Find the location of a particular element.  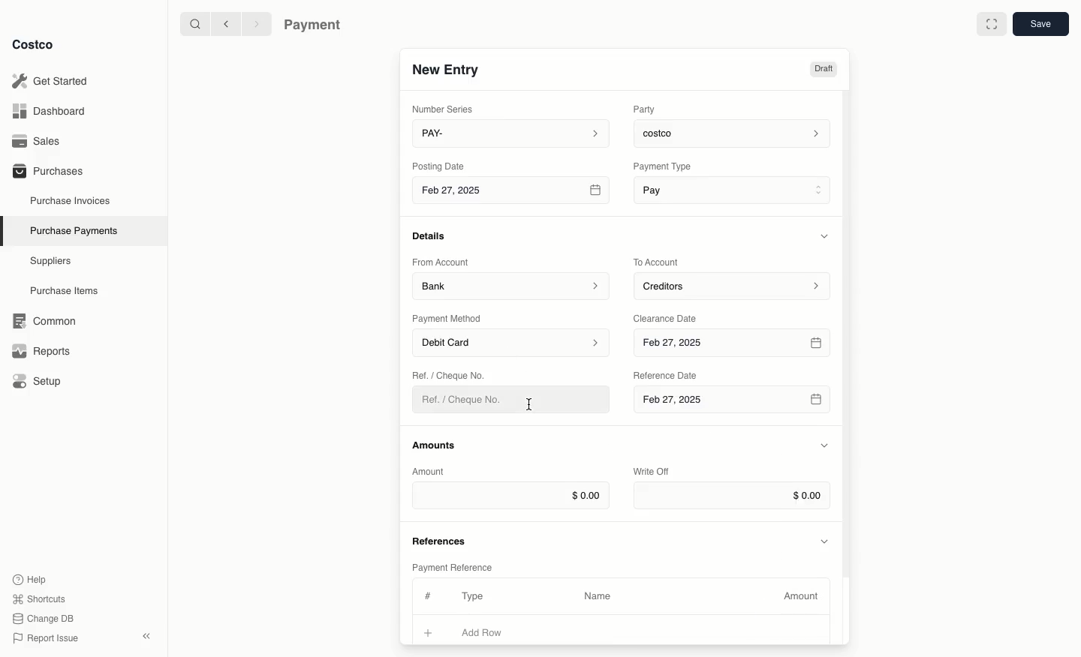

‘Common is located at coordinates (47, 319).